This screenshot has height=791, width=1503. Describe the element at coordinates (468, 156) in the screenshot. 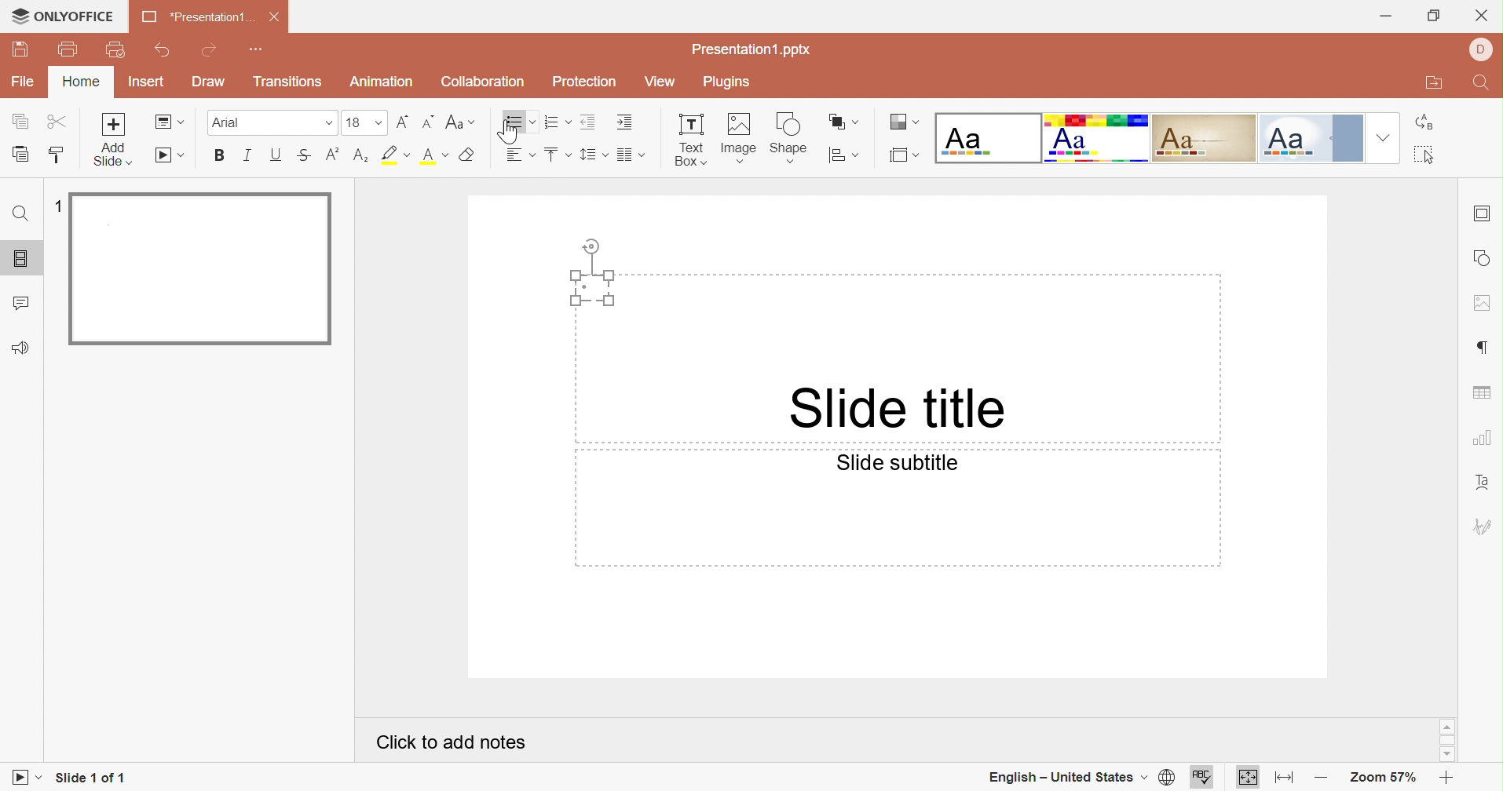

I see `Clear` at that location.